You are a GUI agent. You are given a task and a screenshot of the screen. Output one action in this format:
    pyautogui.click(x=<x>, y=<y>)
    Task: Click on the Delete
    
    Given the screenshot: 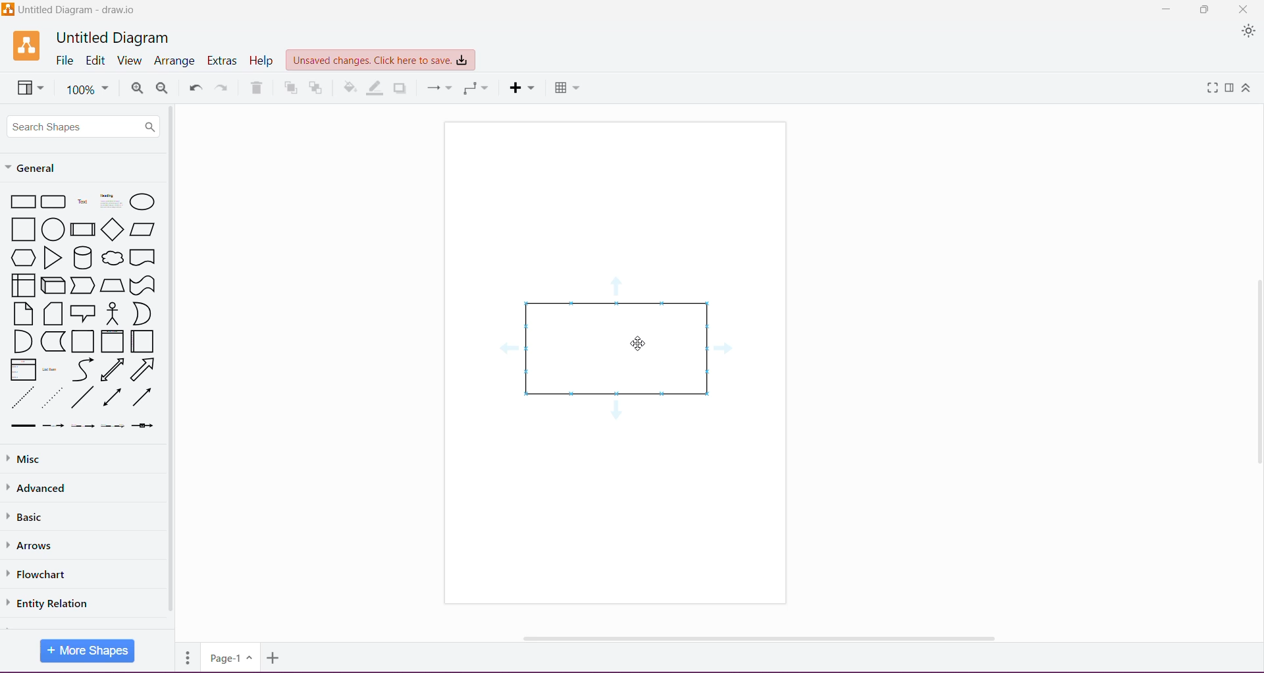 What is the action you would take?
    pyautogui.click(x=257, y=88)
    